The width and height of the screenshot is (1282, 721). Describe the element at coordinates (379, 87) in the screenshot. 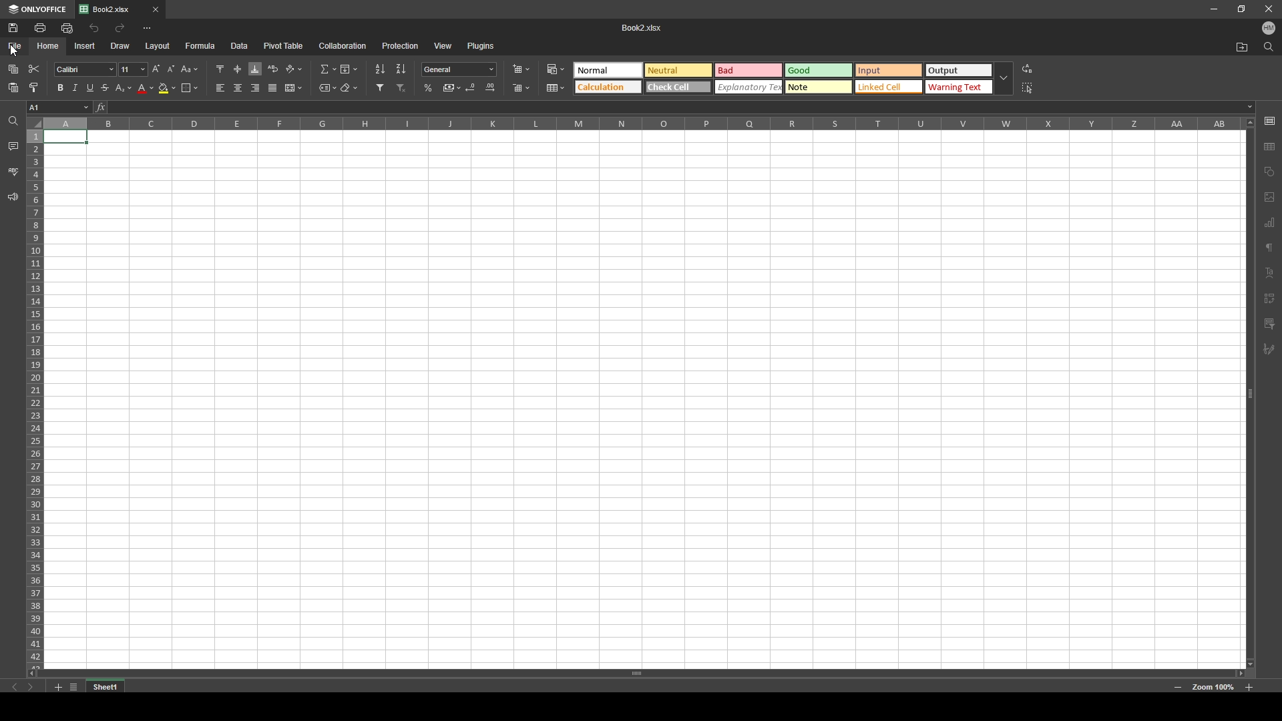

I see `filter` at that location.